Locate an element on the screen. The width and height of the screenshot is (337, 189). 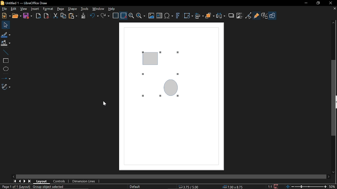
Select at least three object to distribute is located at coordinates (221, 16).